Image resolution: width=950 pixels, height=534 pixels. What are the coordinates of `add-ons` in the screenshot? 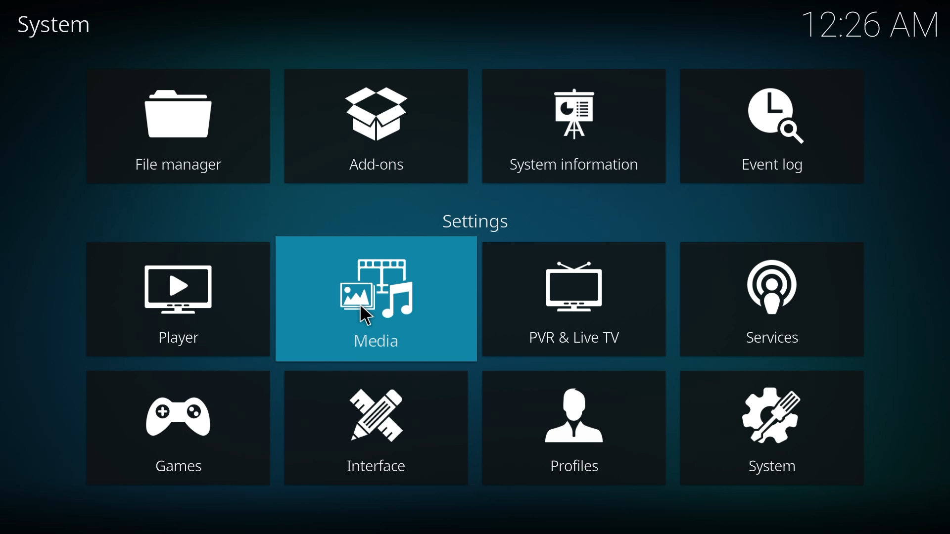 It's located at (378, 128).